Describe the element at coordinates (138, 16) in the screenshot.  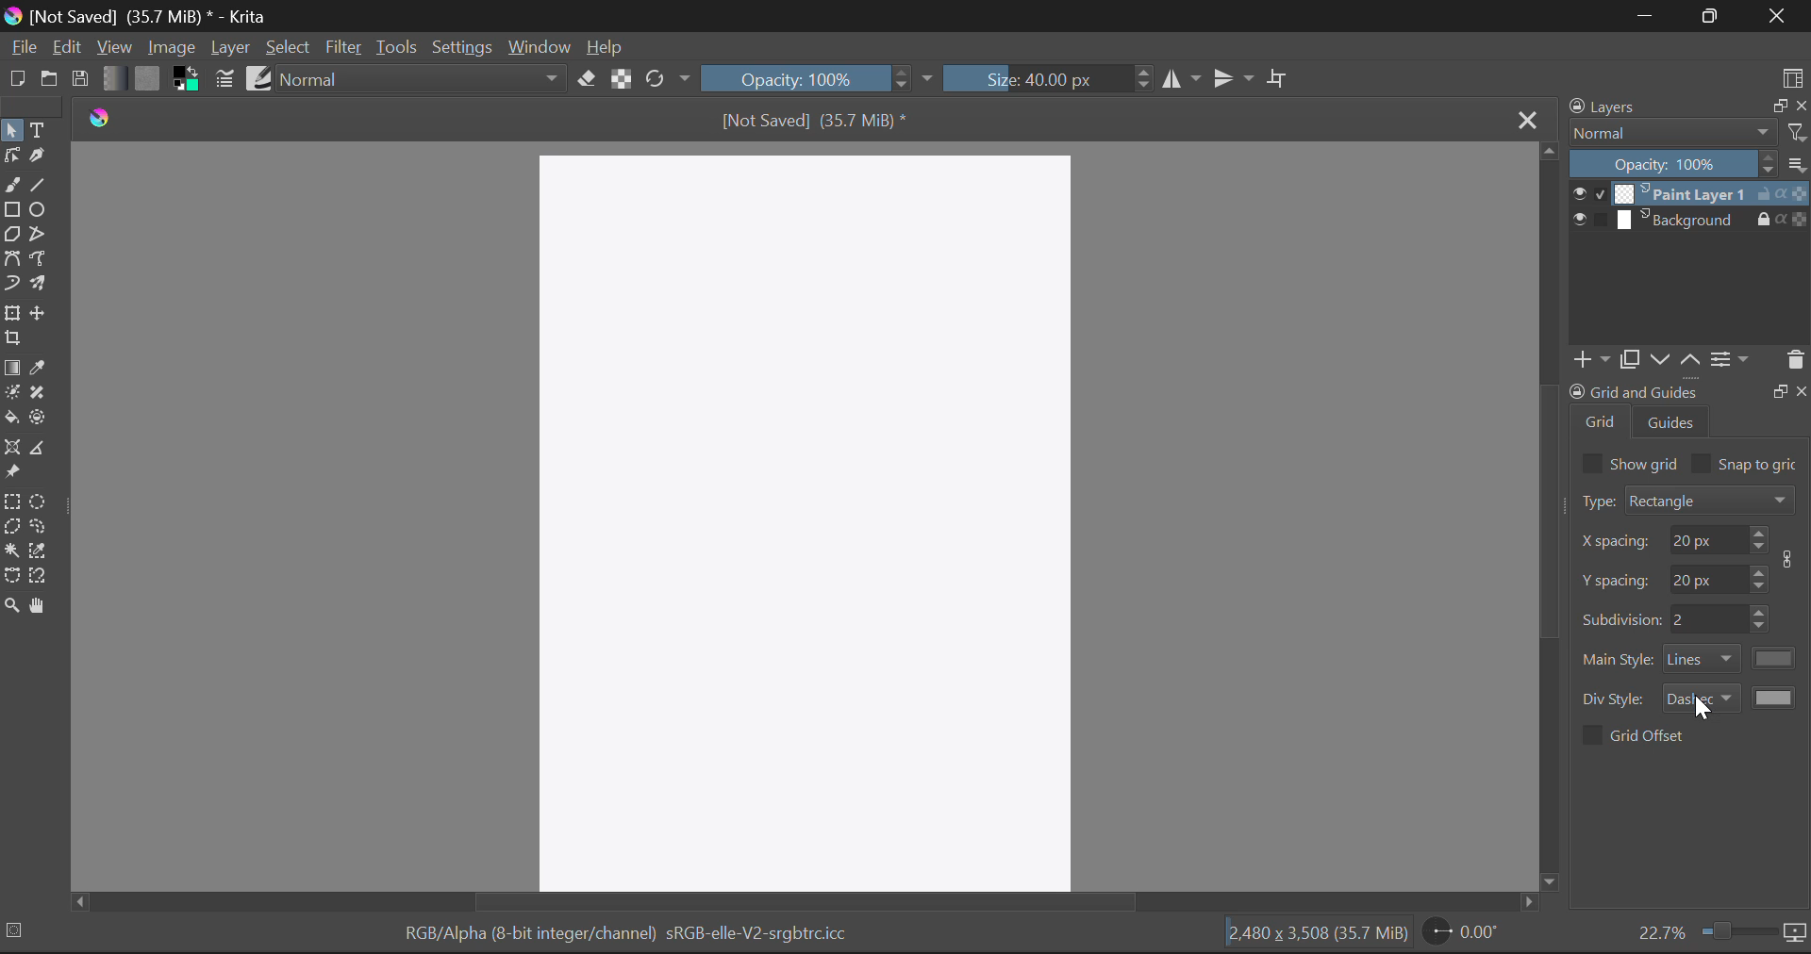
I see `[Not Saved] (35.7 MiB) * - Krita` at that location.